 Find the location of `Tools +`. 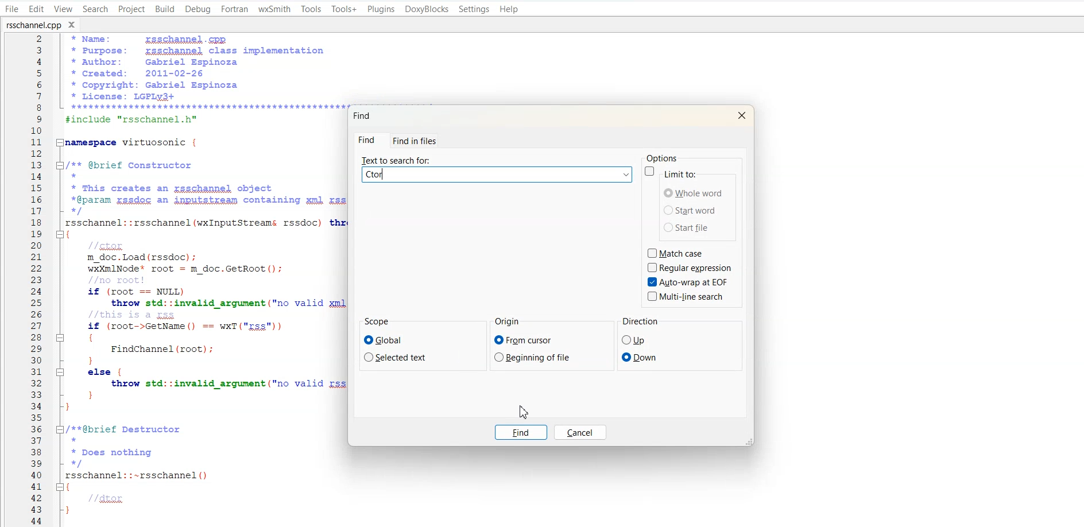

Tools + is located at coordinates (344, 9).